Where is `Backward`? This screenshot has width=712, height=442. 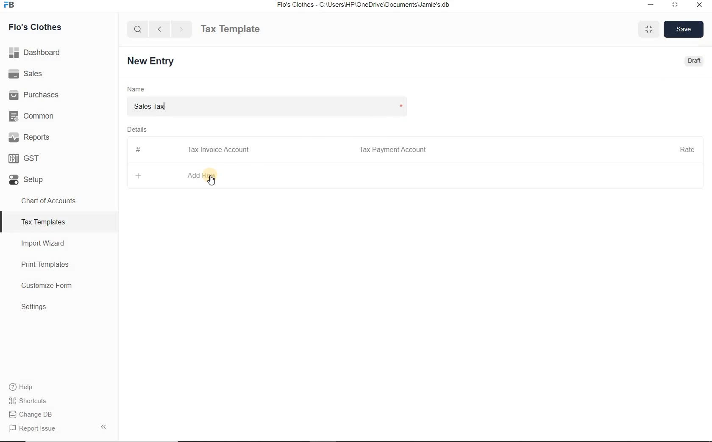 Backward is located at coordinates (159, 28).